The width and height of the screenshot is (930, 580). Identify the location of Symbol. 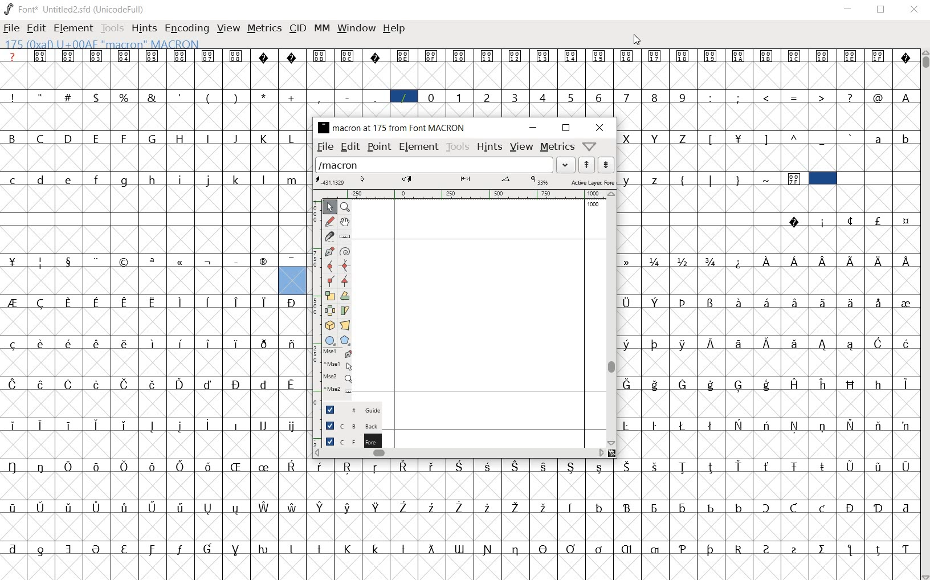
(796, 57).